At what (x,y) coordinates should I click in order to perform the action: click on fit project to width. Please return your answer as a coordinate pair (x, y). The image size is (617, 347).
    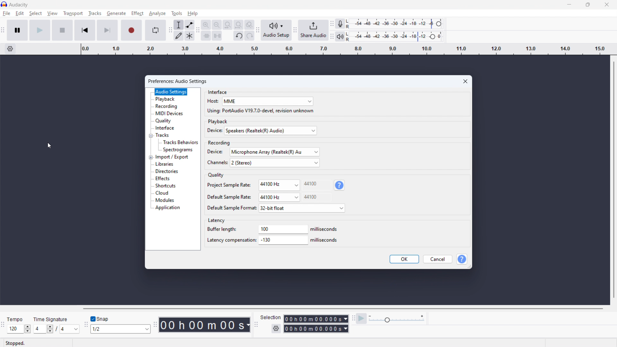
    Looking at the image, I should click on (239, 25).